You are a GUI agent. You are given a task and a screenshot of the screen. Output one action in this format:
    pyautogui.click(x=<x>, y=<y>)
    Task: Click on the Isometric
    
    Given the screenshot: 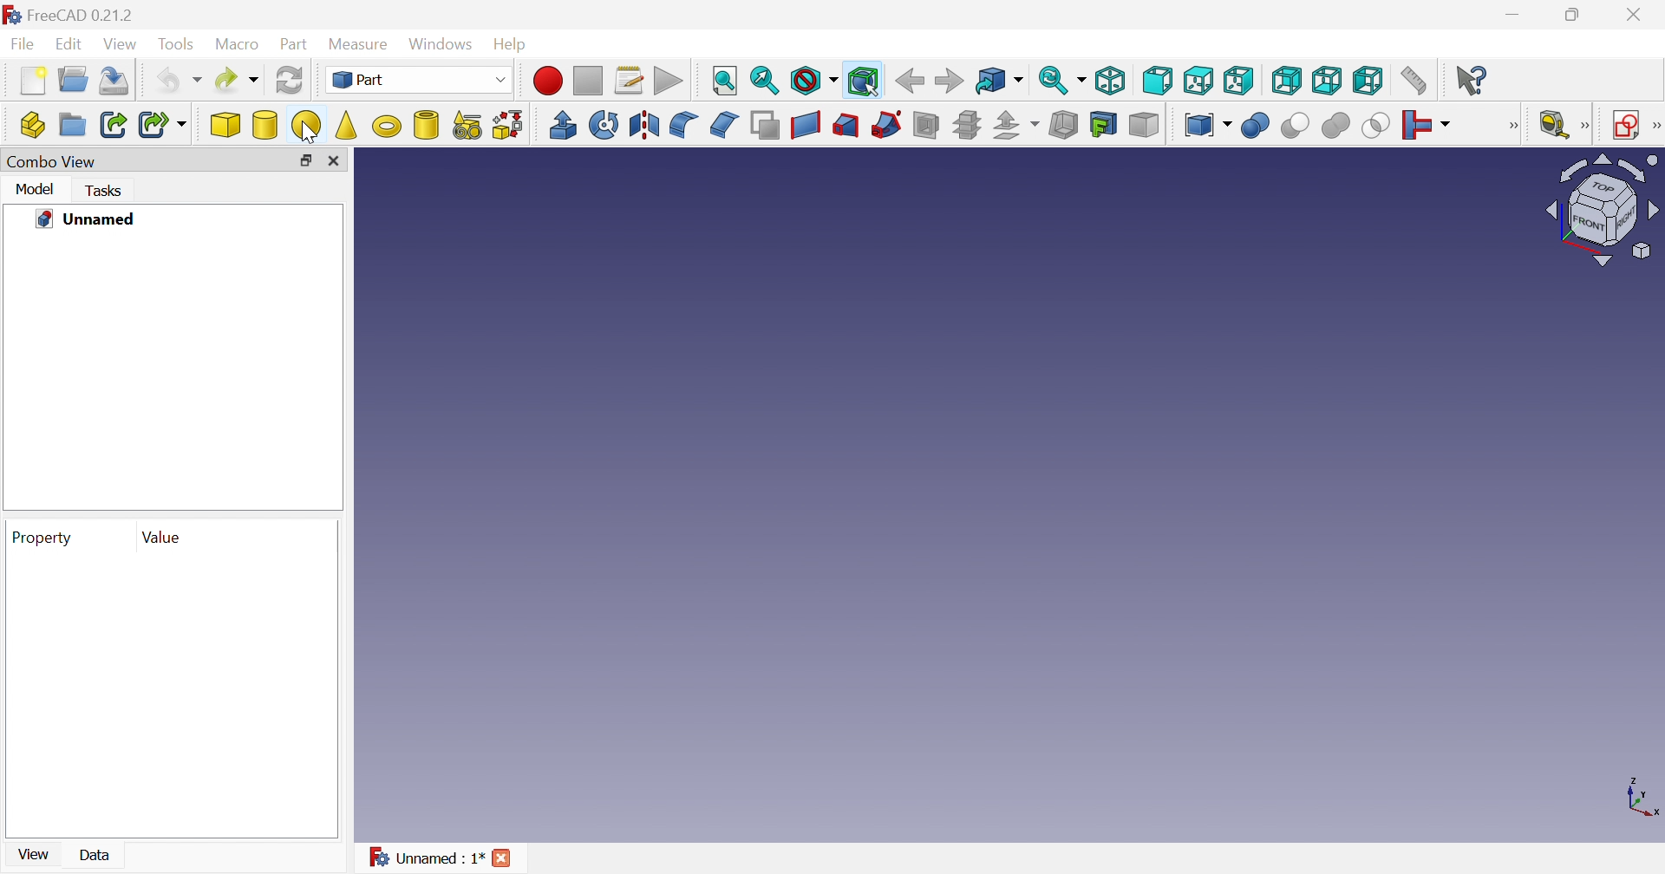 What is the action you would take?
    pyautogui.click(x=1113, y=79)
    